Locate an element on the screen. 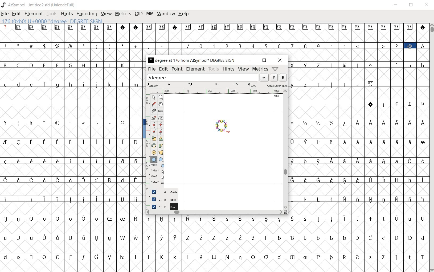  scrollbar is located at coordinates (431, 147).